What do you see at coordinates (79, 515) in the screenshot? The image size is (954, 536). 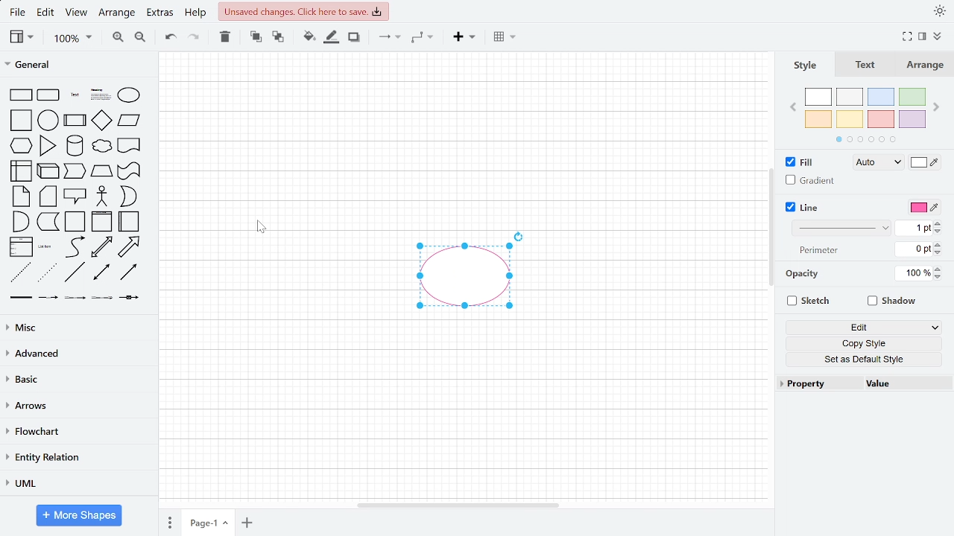 I see `More shapes` at bounding box center [79, 515].